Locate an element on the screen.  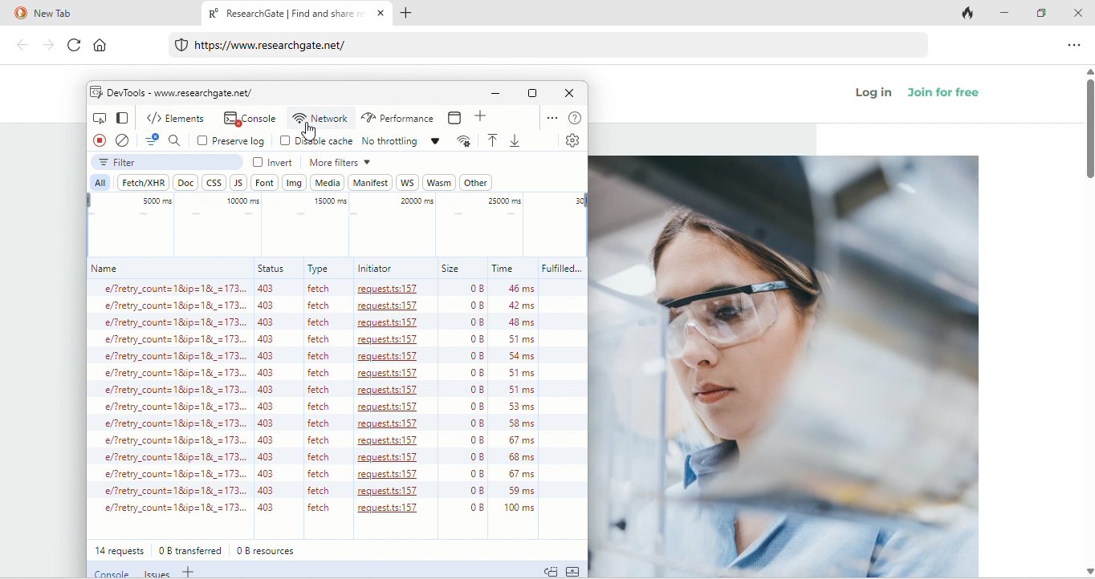
join for free is located at coordinates (953, 96).